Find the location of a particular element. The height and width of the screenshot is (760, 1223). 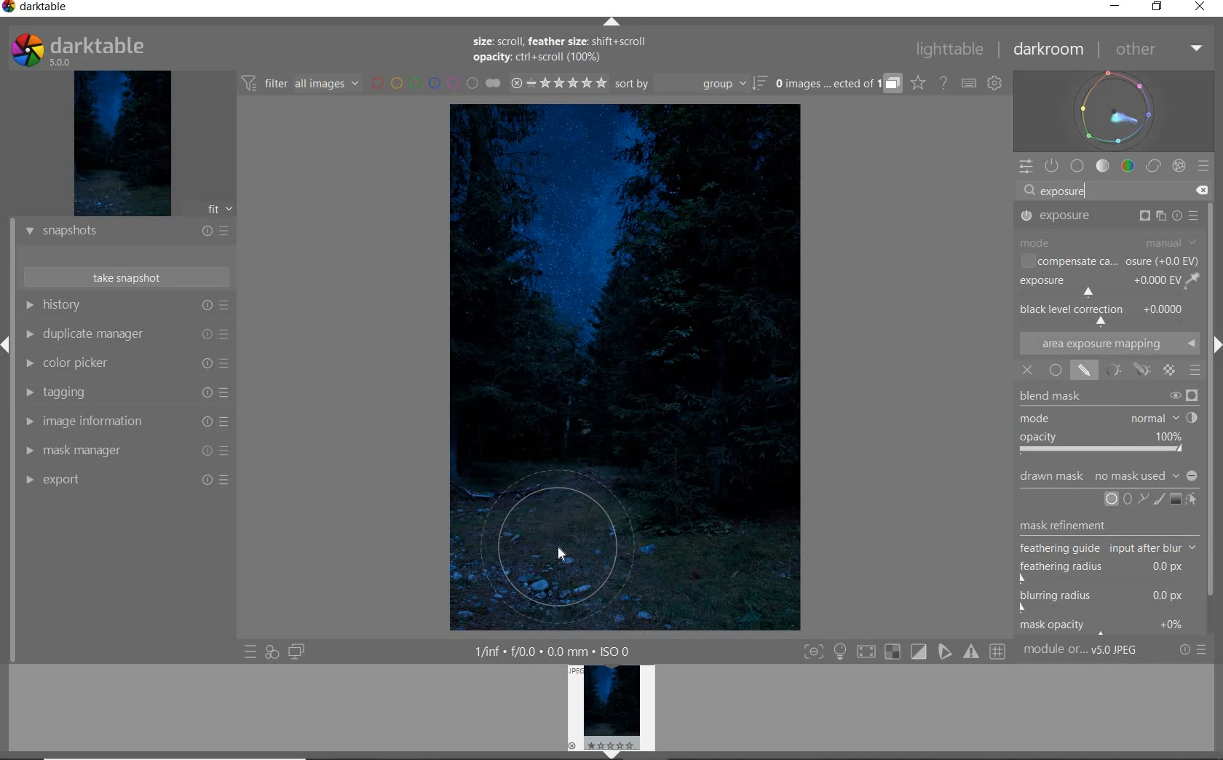

EXPOSURE is located at coordinates (1109, 285).